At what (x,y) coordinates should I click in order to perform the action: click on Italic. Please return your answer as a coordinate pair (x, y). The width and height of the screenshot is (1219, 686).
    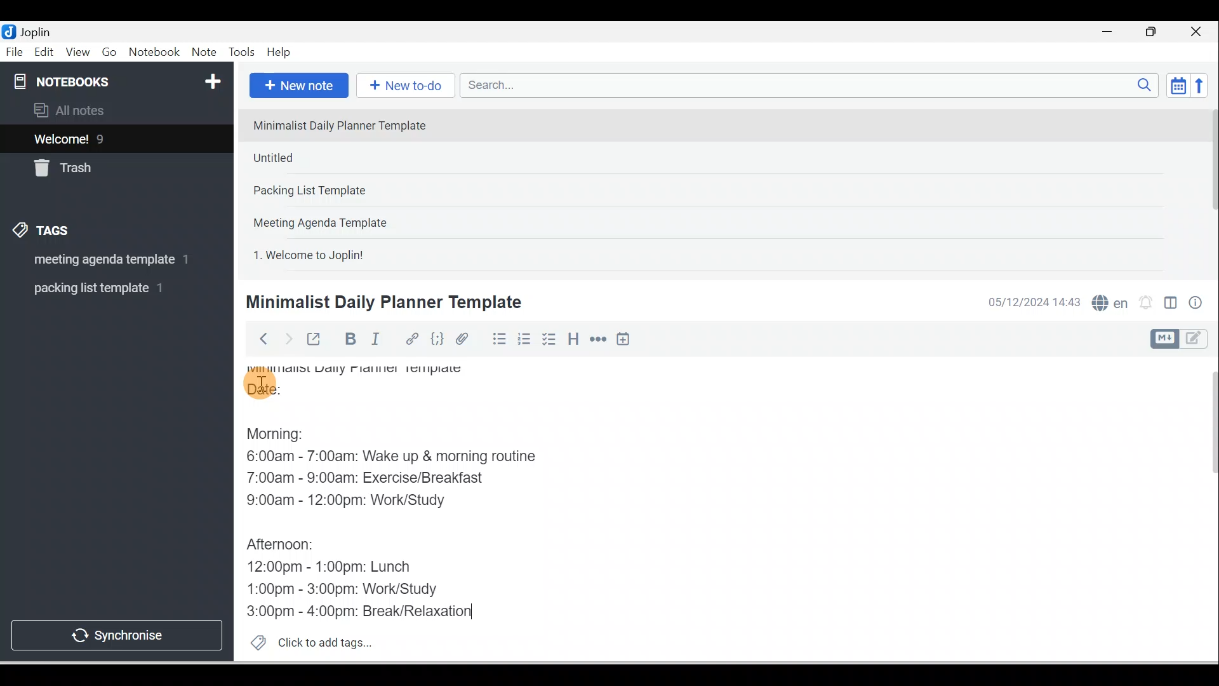
    Looking at the image, I should click on (378, 341).